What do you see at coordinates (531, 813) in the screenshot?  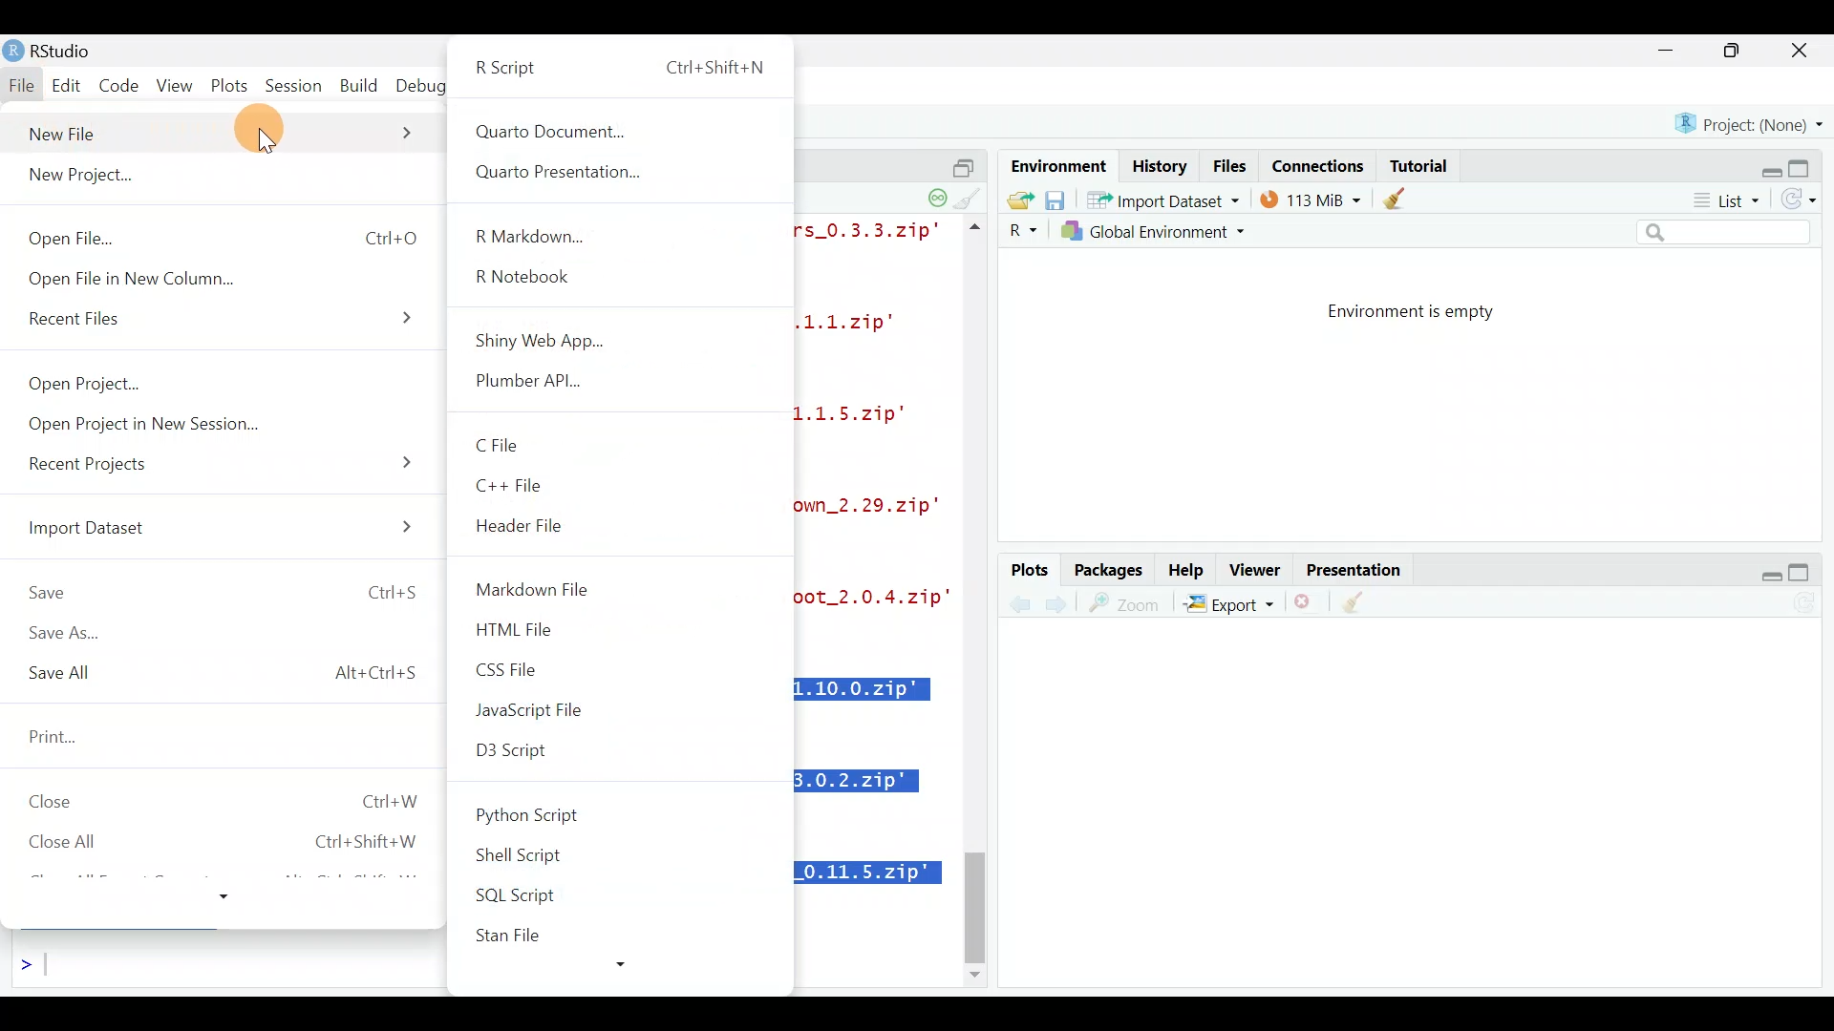 I see `Python Script` at bounding box center [531, 813].